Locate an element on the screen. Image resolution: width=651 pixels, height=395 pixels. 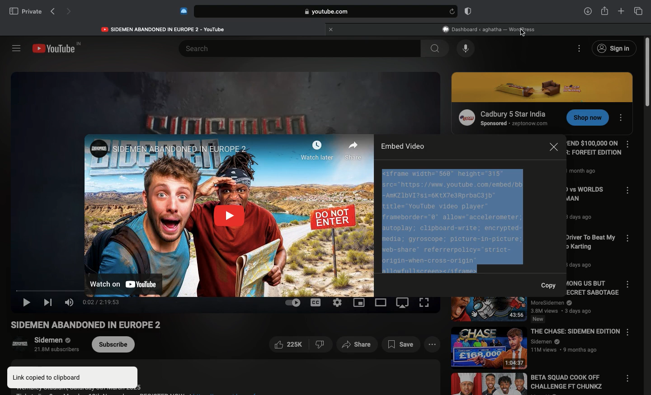
Save is located at coordinates (402, 345).